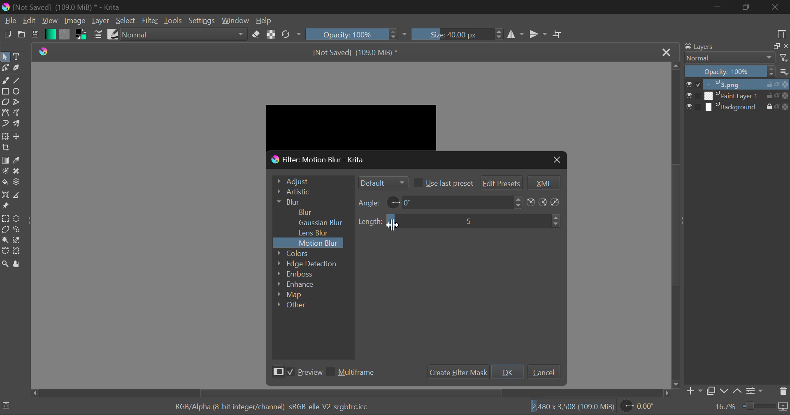 The height and width of the screenshot is (415, 790). Describe the element at coordinates (324, 222) in the screenshot. I see `Gaussian Blur` at that location.